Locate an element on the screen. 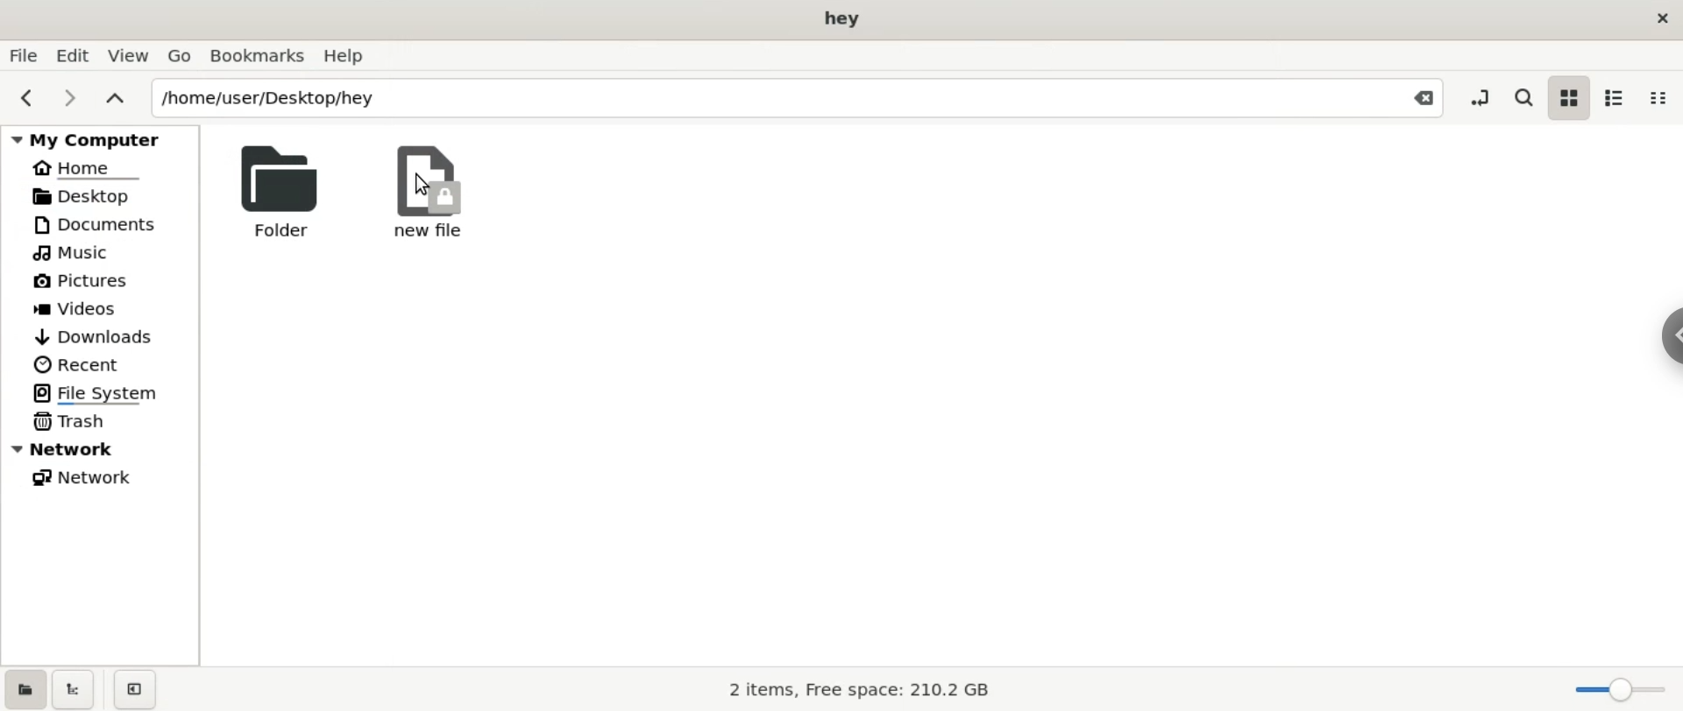 Image resolution: width=1683 pixels, height=711 pixels. search is located at coordinates (1523, 95).